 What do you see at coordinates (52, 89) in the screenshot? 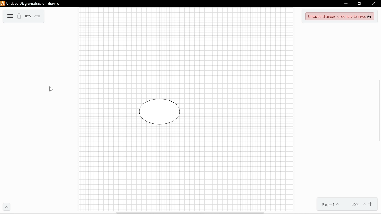
I see `Pointer` at bounding box center [52, 89].